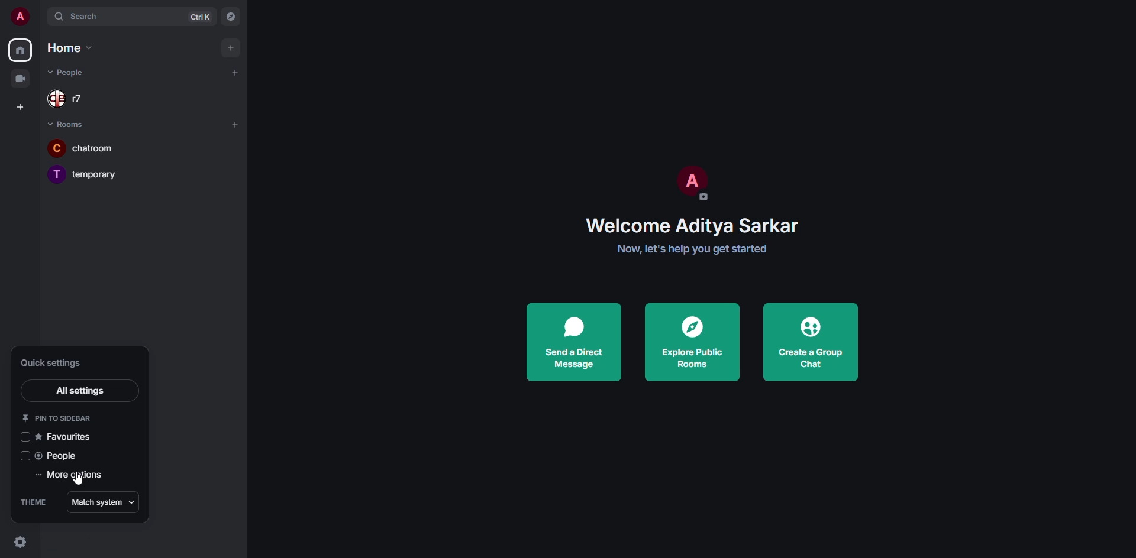  I want to click on pin to sidebar, so click(57, 418).